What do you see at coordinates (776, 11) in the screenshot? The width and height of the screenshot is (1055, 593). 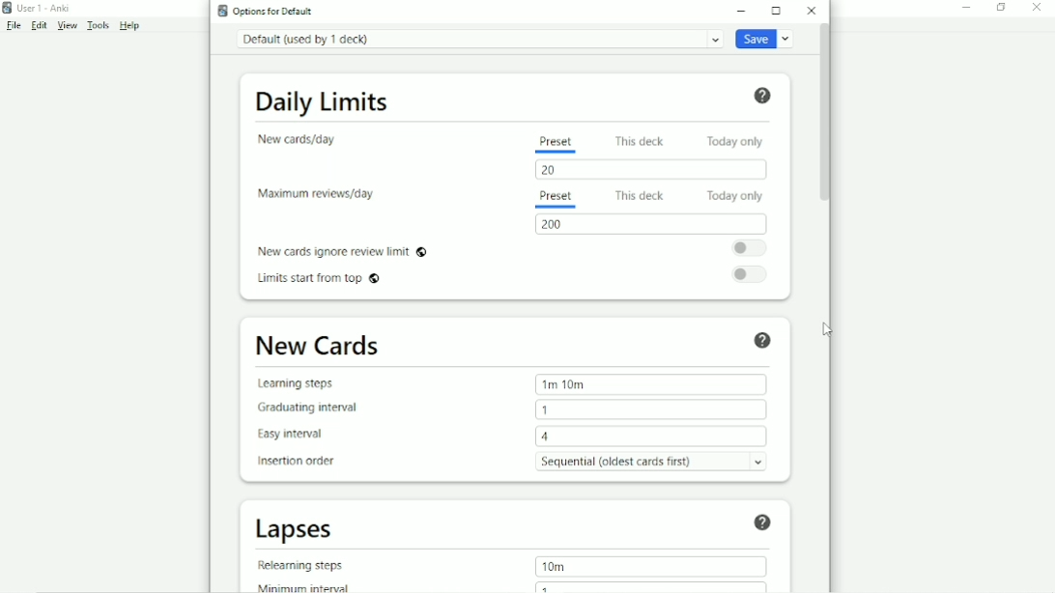 I see `Maximize` at bounding box center [776, 11].